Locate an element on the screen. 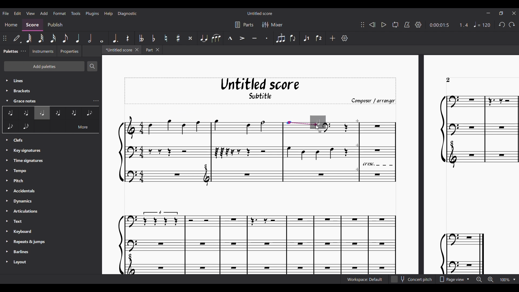 The height and width of the screenshot is (292, 519). Close/Undock Palette tab is located at coordinates (23, 51).